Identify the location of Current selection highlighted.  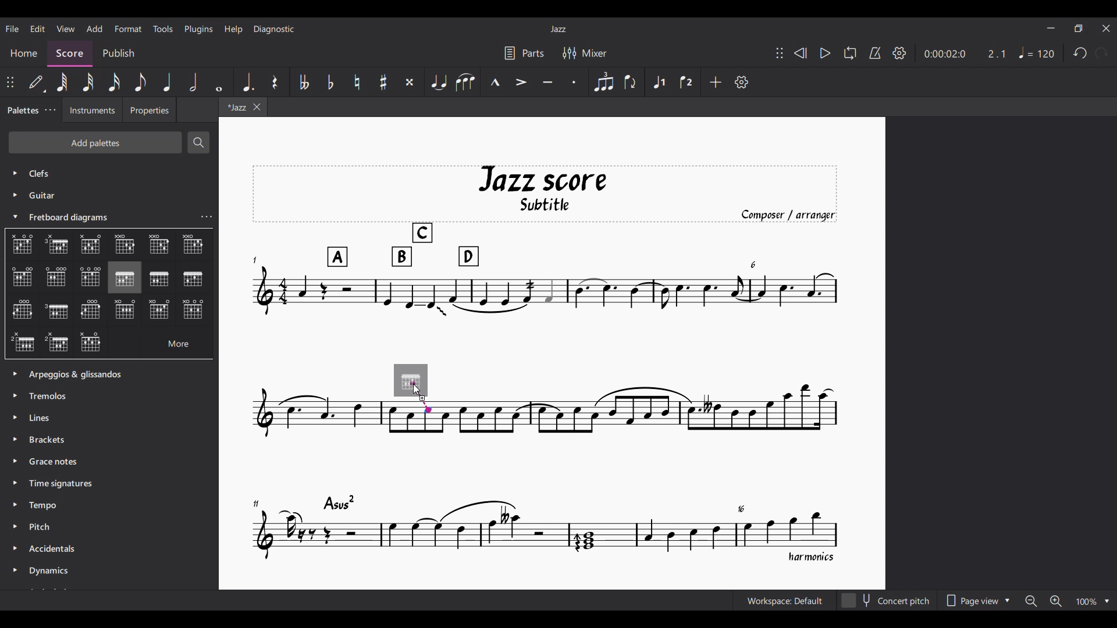
(124, 277).